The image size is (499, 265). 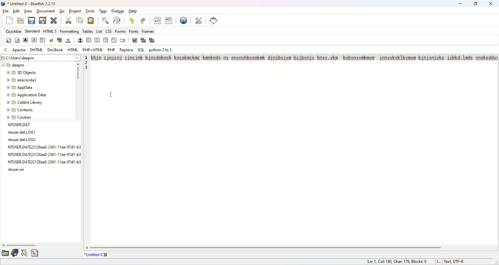 What do you see at coordinates (42, 40) in the screenshot?
I see `paragraph` at bounding box center [42, 40].